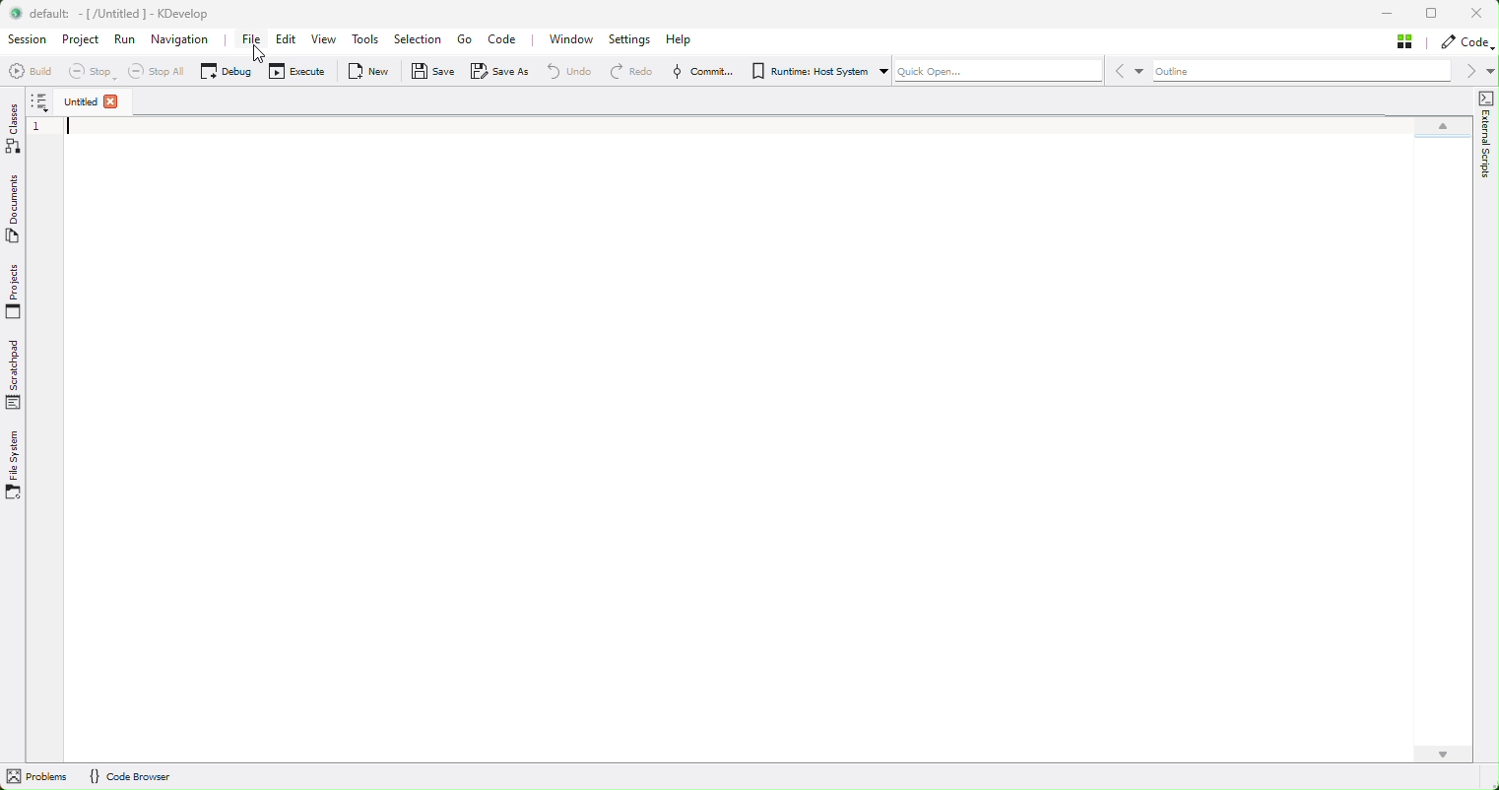  Describe the element at coordinates (626, 71) in the screenshot. I see `Redo` at that location.